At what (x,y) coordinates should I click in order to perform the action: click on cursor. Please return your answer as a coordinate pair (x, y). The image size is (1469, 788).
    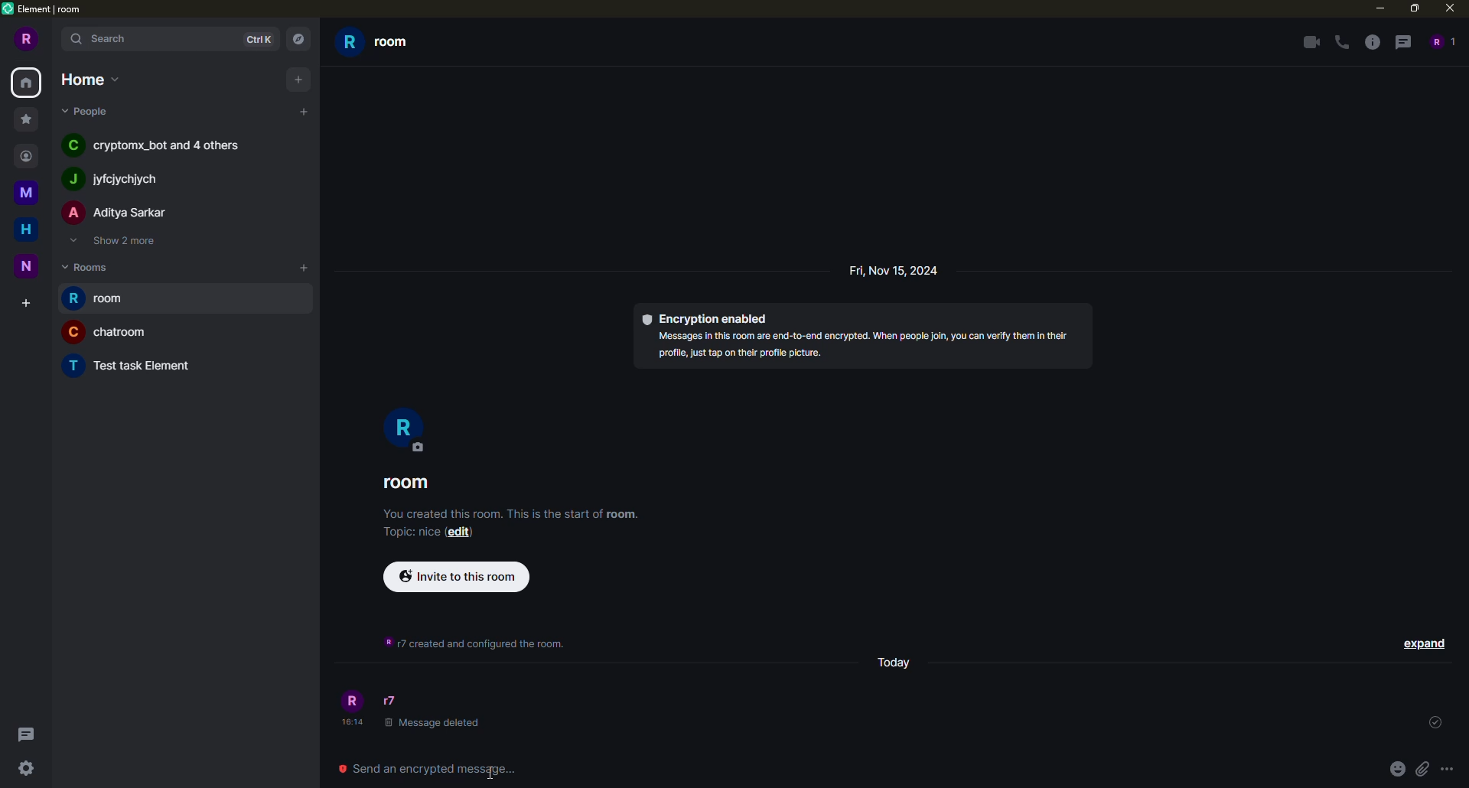
    Looking at the image, I should click on (489, 770).